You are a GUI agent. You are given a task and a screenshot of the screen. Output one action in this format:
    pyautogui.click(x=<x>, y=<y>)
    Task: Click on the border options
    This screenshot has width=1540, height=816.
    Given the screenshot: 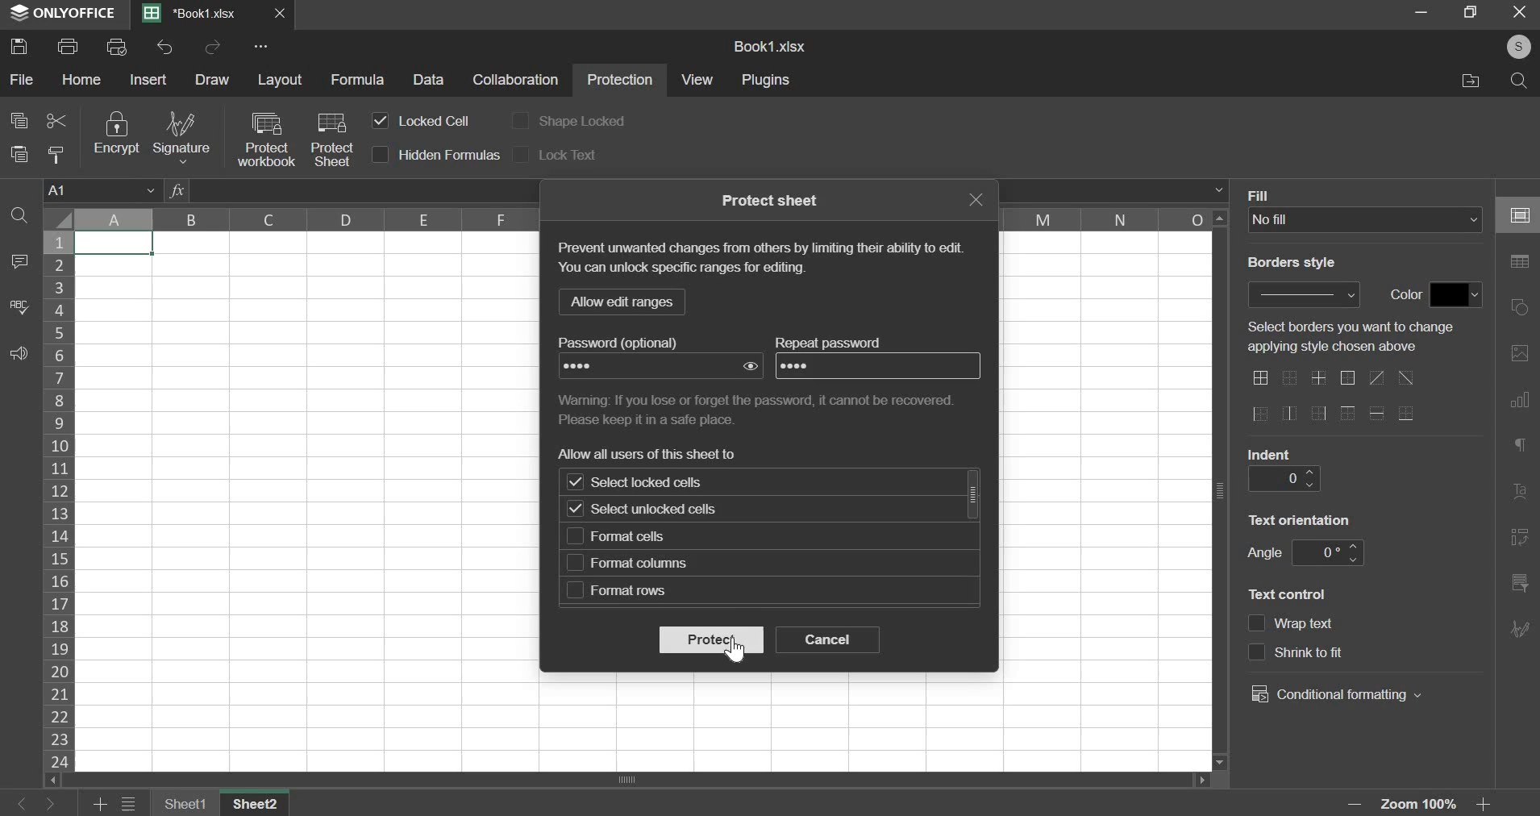 What is the action you would take?
    pyautogui.click(x=1379, y=413)
    